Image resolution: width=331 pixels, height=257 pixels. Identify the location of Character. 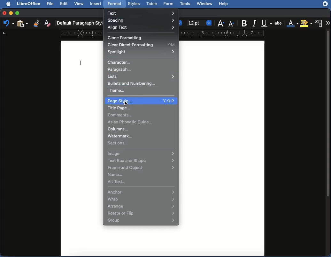
(120, 62).